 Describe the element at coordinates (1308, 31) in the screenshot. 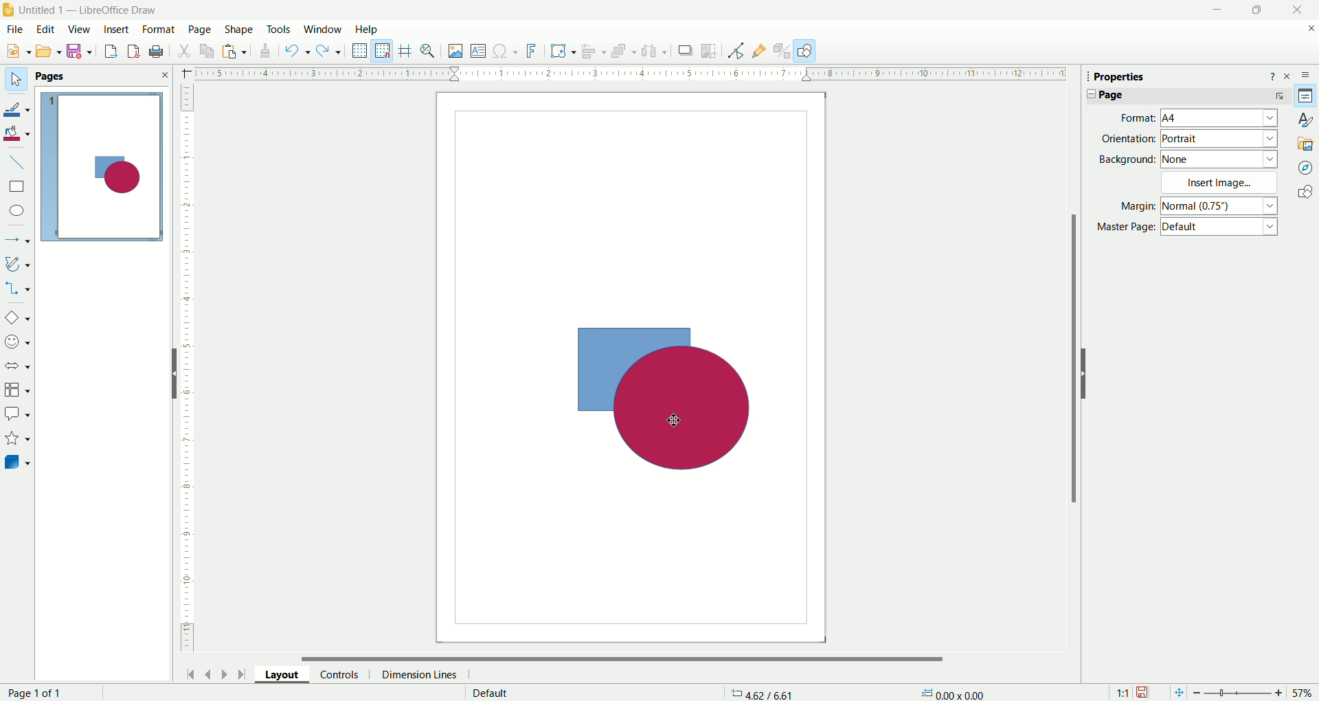

I see `close` at that location.